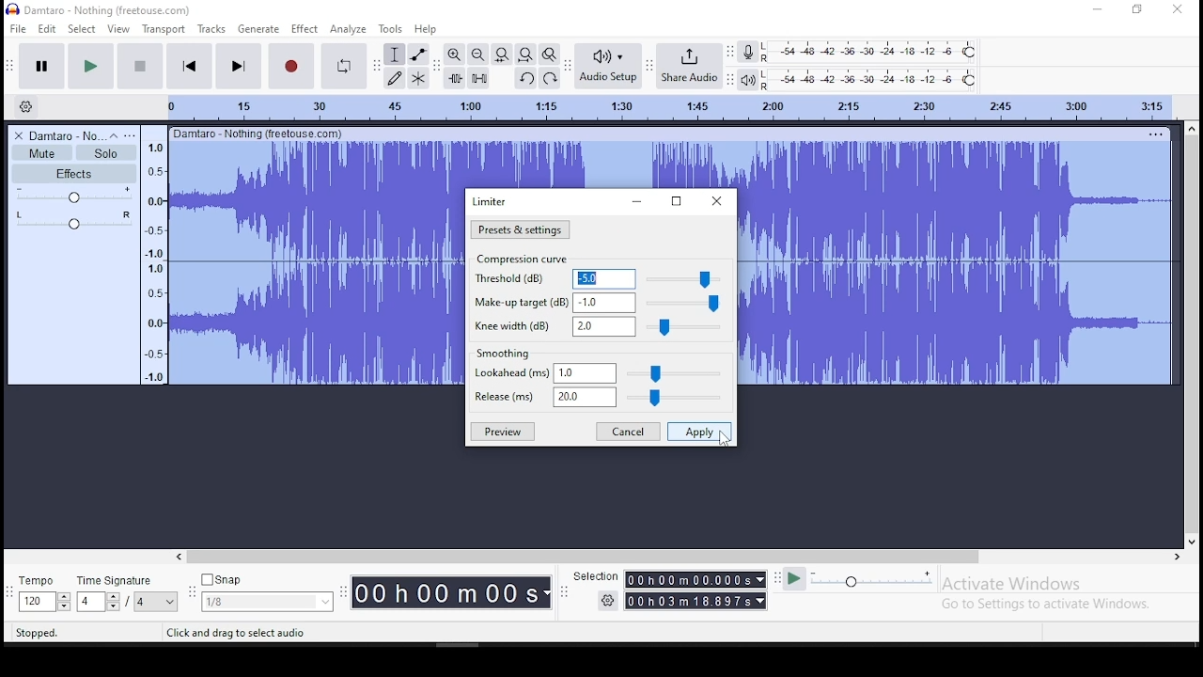  I want to click on settings, so click(607, 602).